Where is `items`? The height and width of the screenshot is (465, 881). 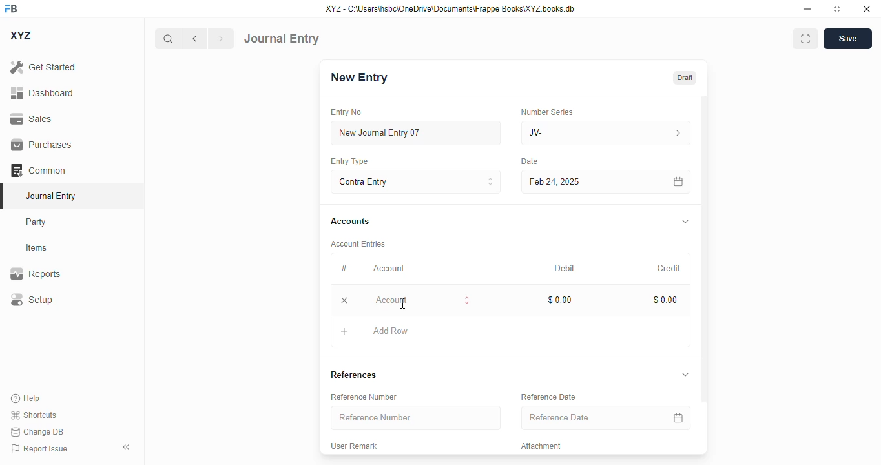 items is located at coordinates (37, 248).